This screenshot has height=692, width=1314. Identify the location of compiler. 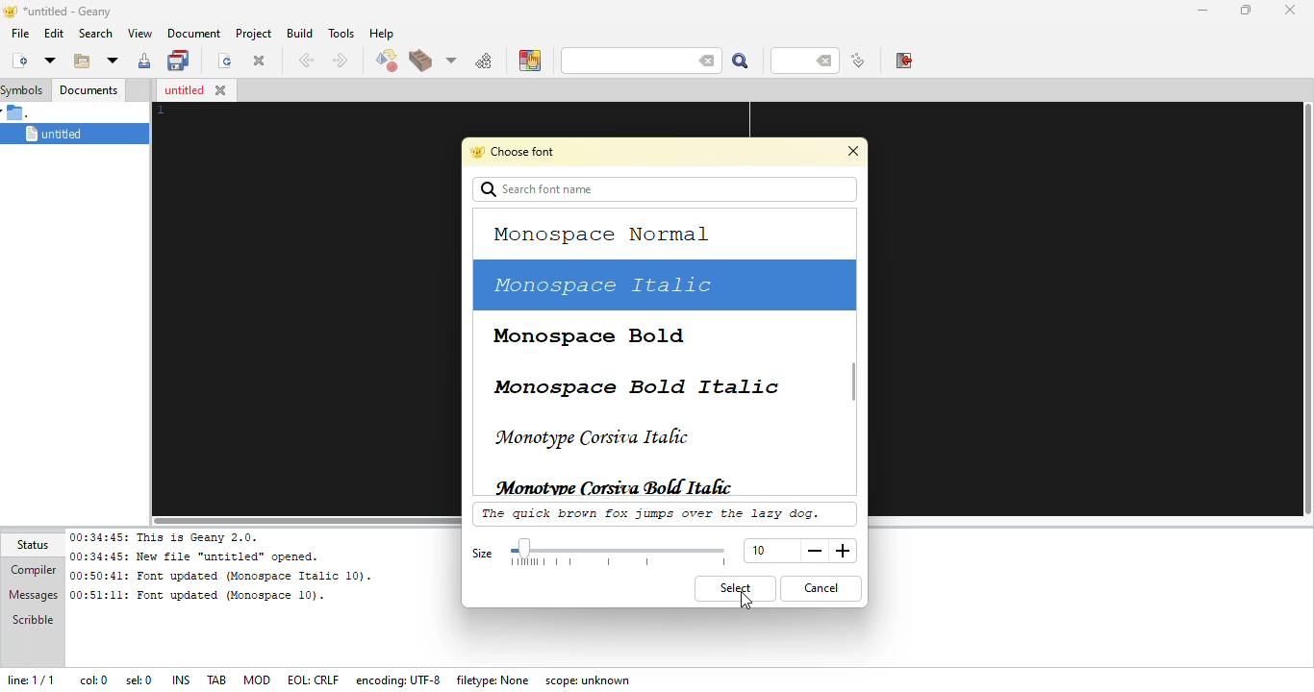
(33, 570).